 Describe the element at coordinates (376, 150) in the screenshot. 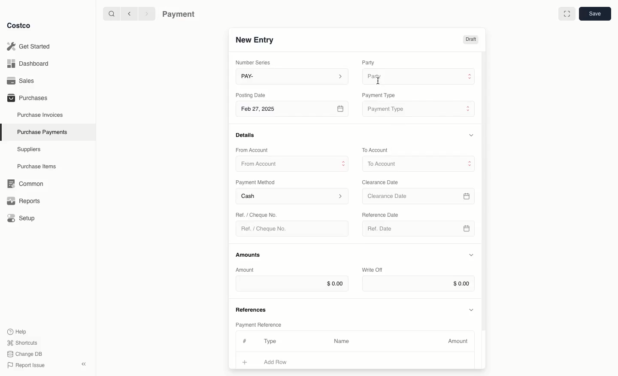

I see `To Account` at that location.